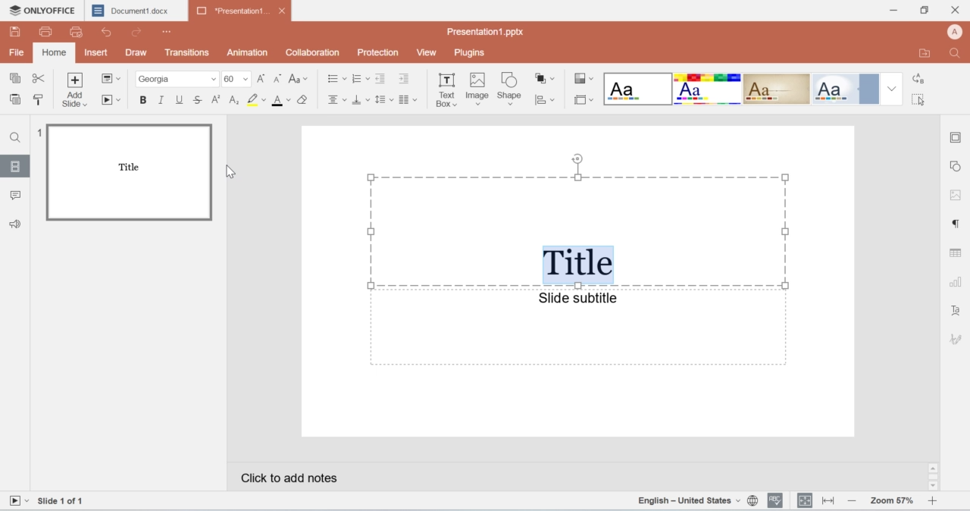 The height and width of the screenshot is (511, 970). What do you see at coordinates (137, 52) in the screenshot?
I see `draw` at bounding box center [137, 52].